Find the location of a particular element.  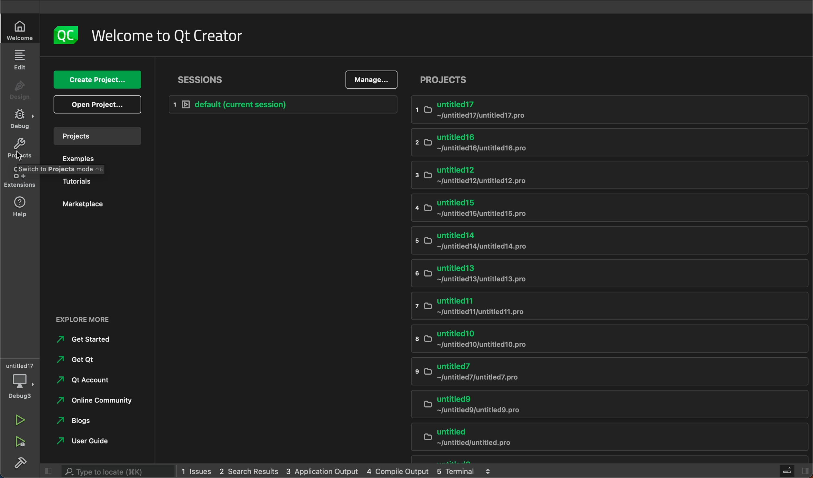

WELCOME is located at coordinates (21, 31).